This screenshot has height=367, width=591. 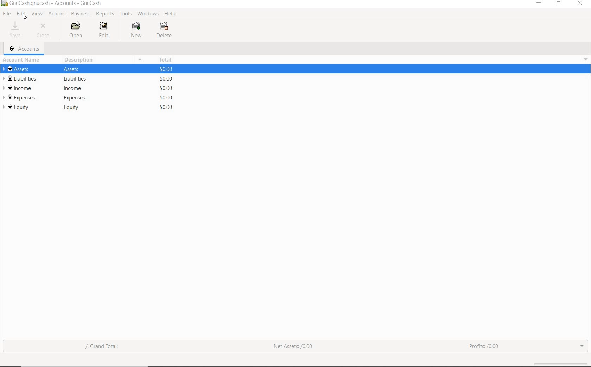 What do you see at coordinates (74, 89) in the screenshot?
I see `` at bounding box center [74, 89].